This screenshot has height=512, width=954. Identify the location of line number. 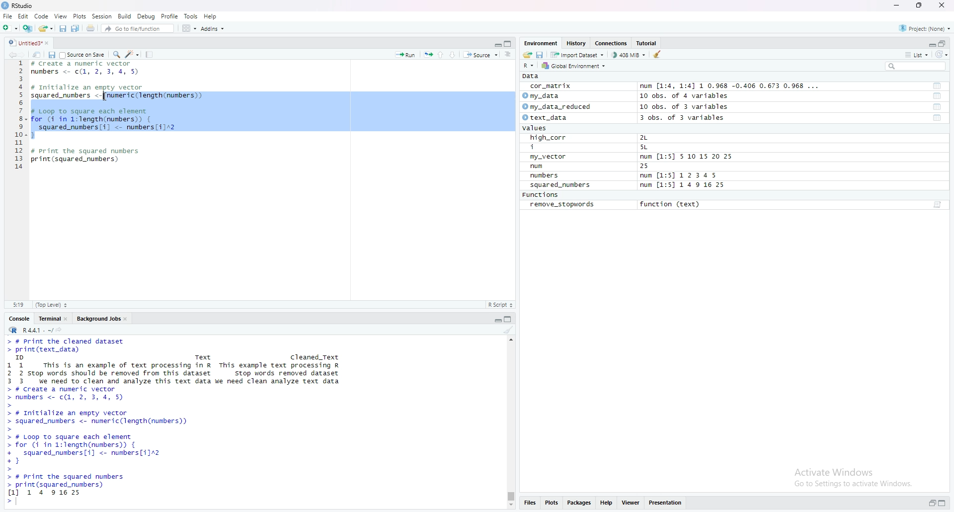
(20, 118).